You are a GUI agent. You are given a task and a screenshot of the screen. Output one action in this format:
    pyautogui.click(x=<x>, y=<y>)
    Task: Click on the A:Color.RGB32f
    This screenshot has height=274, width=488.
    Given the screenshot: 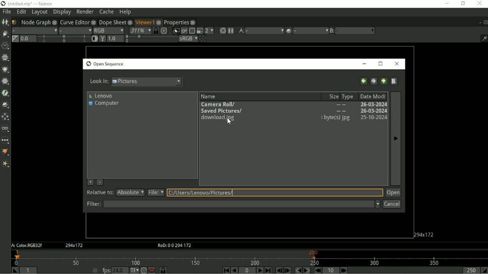 What is the action you would take?
    pyautogui.click(x=26, y=246)
    